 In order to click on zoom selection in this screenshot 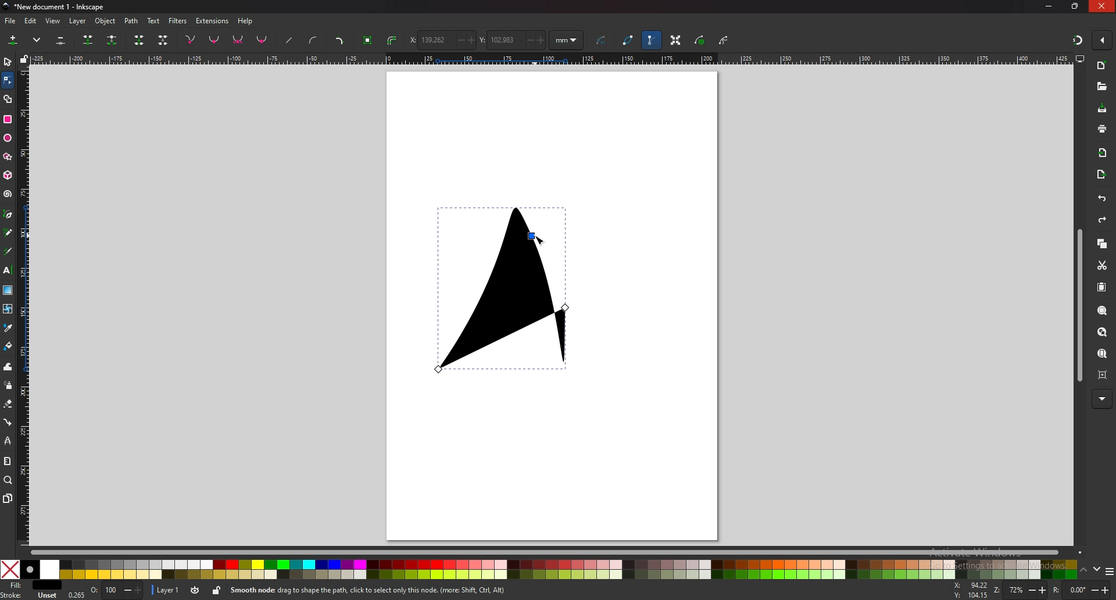, I will do `click(1103, 310)`.